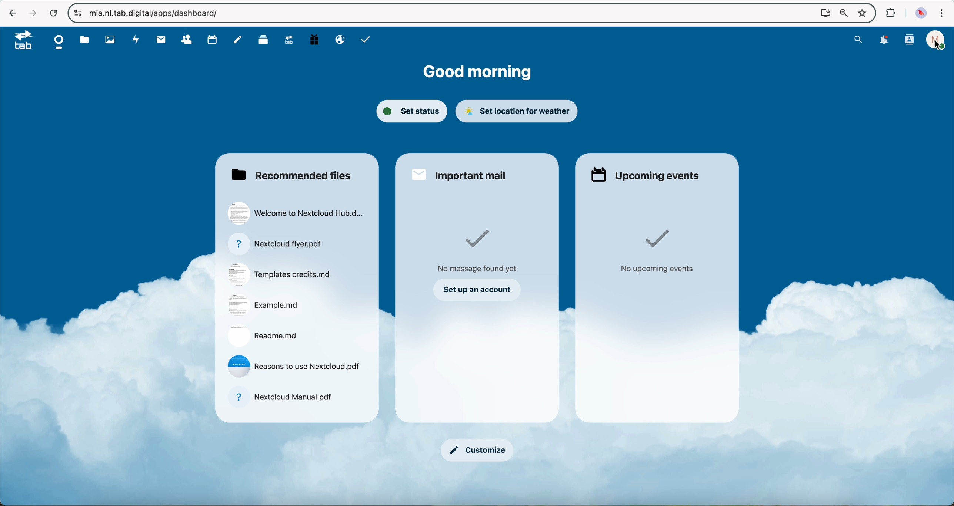 This screenshot has width=954, height=506. I want to click on search, so click(859, 39).